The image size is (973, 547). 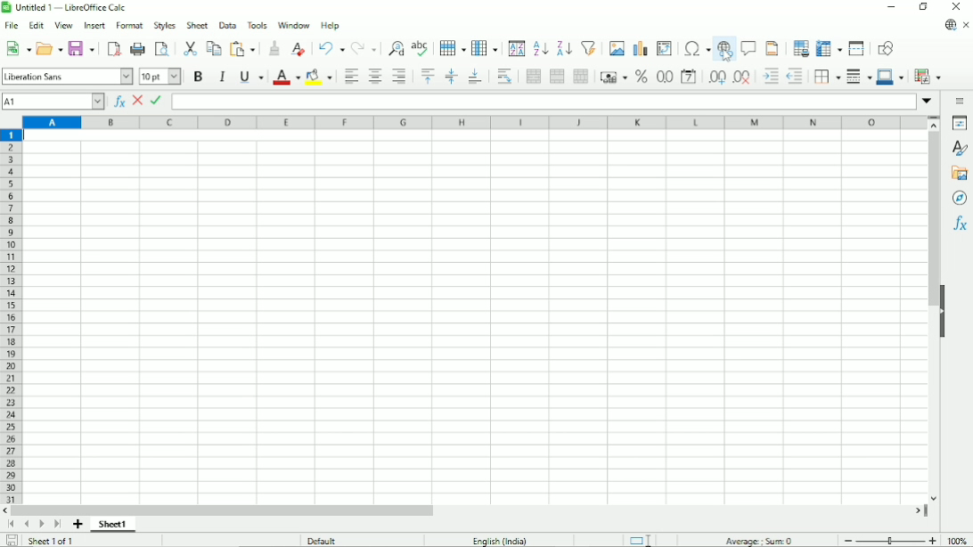 What do you see at coordinates (944, 314) in the screenshot?
I see `Hide` at bounding box center [944, 314].